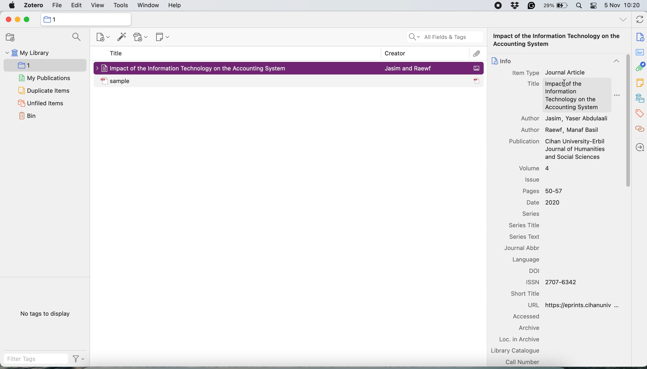  I want to click on loc in archive, so click(522, 339).